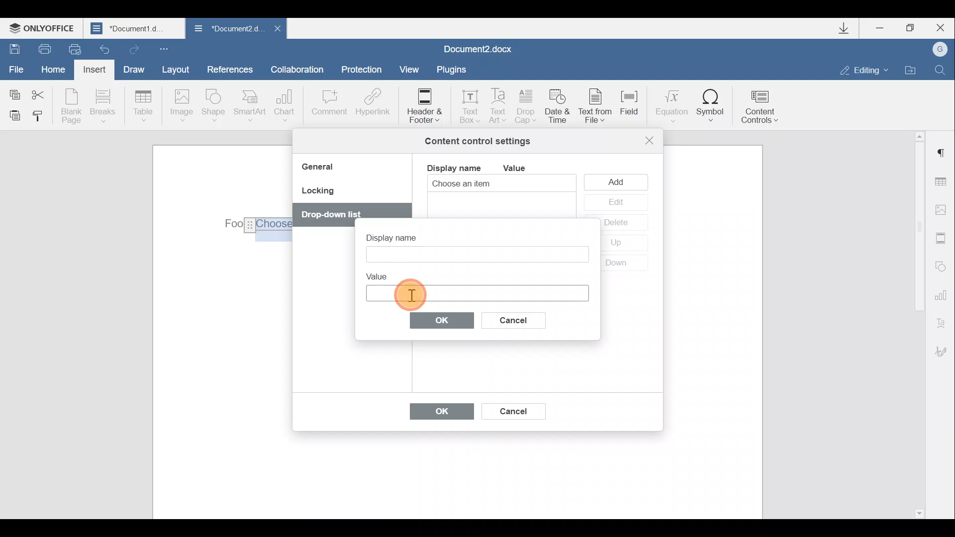 The width and height of the screenshot is (955, 537). I want to click on Plugins, so click(455, 70).